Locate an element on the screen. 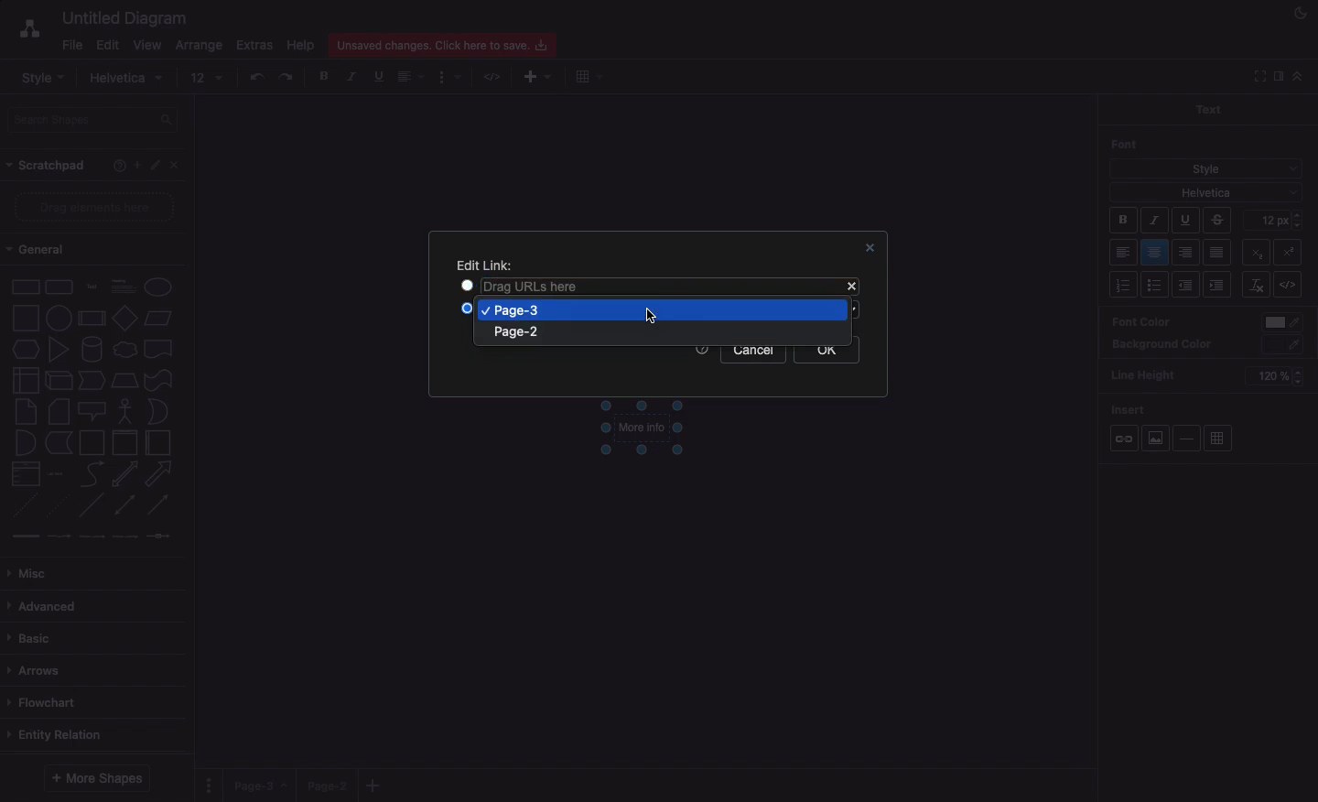  Close is located at coordinates (870, 247).